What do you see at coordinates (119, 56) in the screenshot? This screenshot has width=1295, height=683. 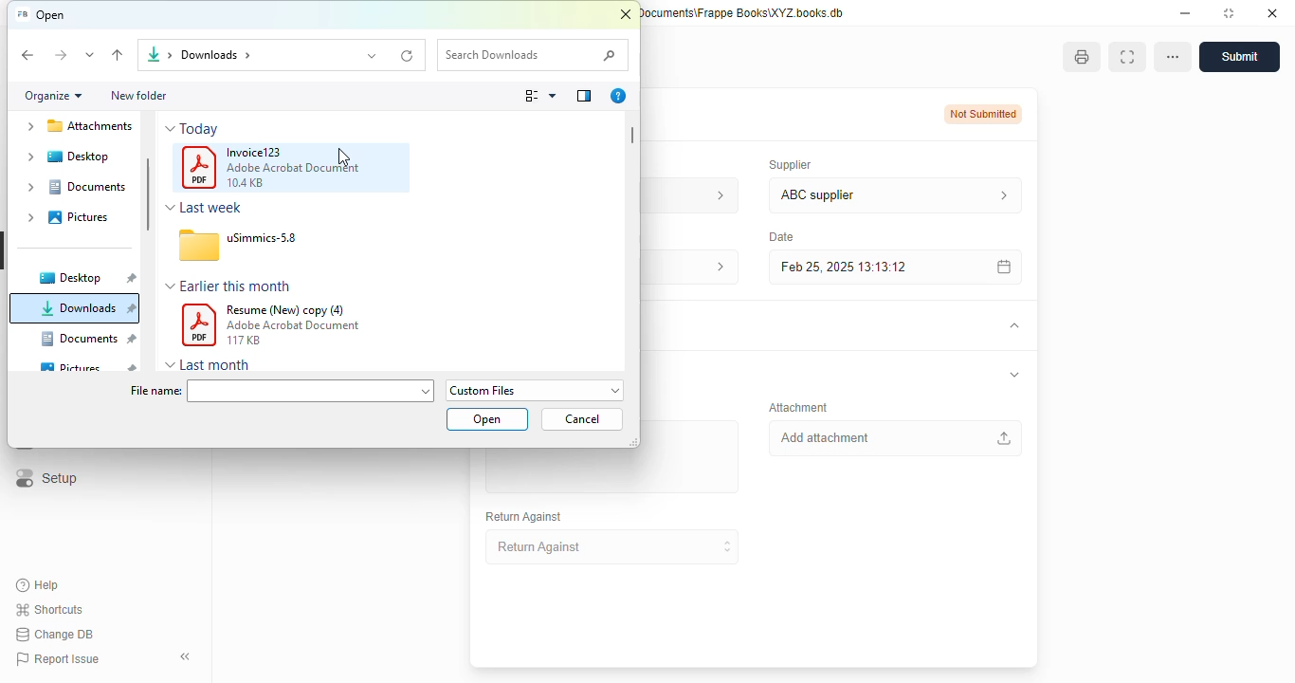 I see `up to "desktop"` at bounding box center [119, 56].